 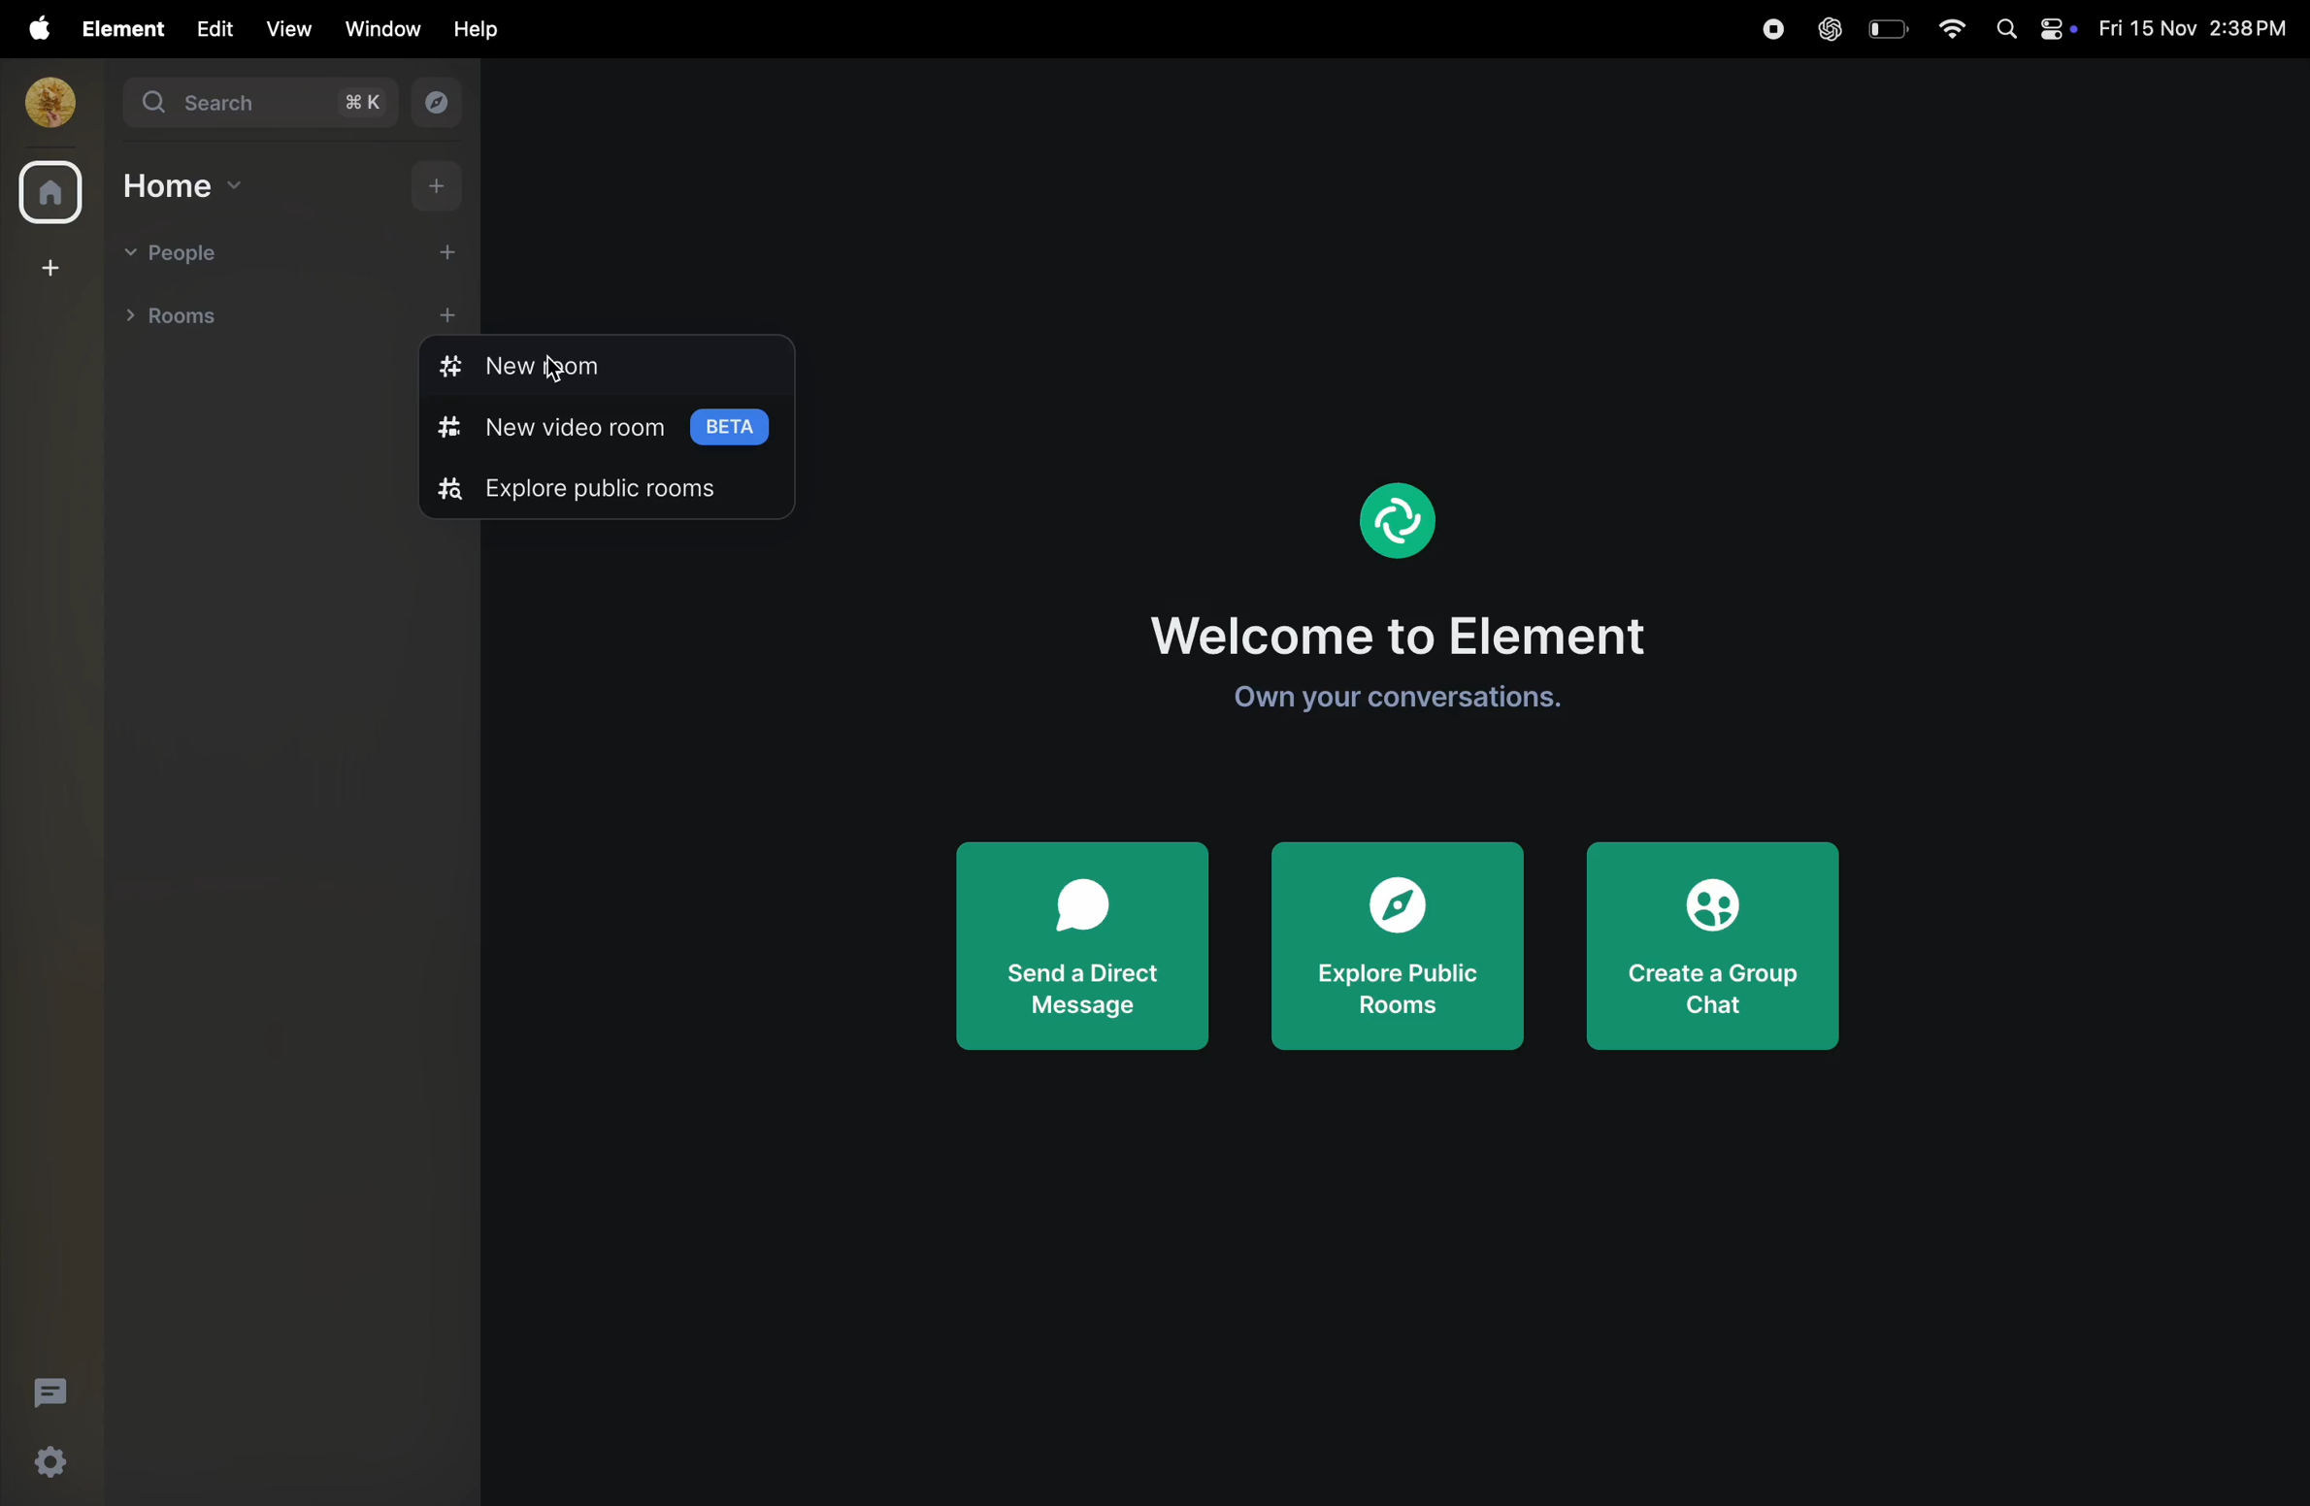 What do you see at coordinates (435, 250) in the screenshot?
I see `add people` at bounding box center [435, 250].